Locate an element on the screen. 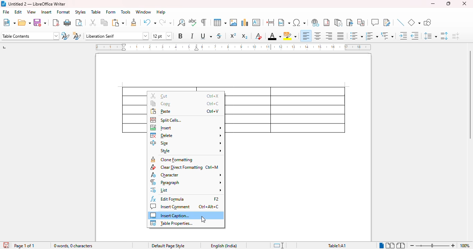  copy is located at coordinates (185, 103).